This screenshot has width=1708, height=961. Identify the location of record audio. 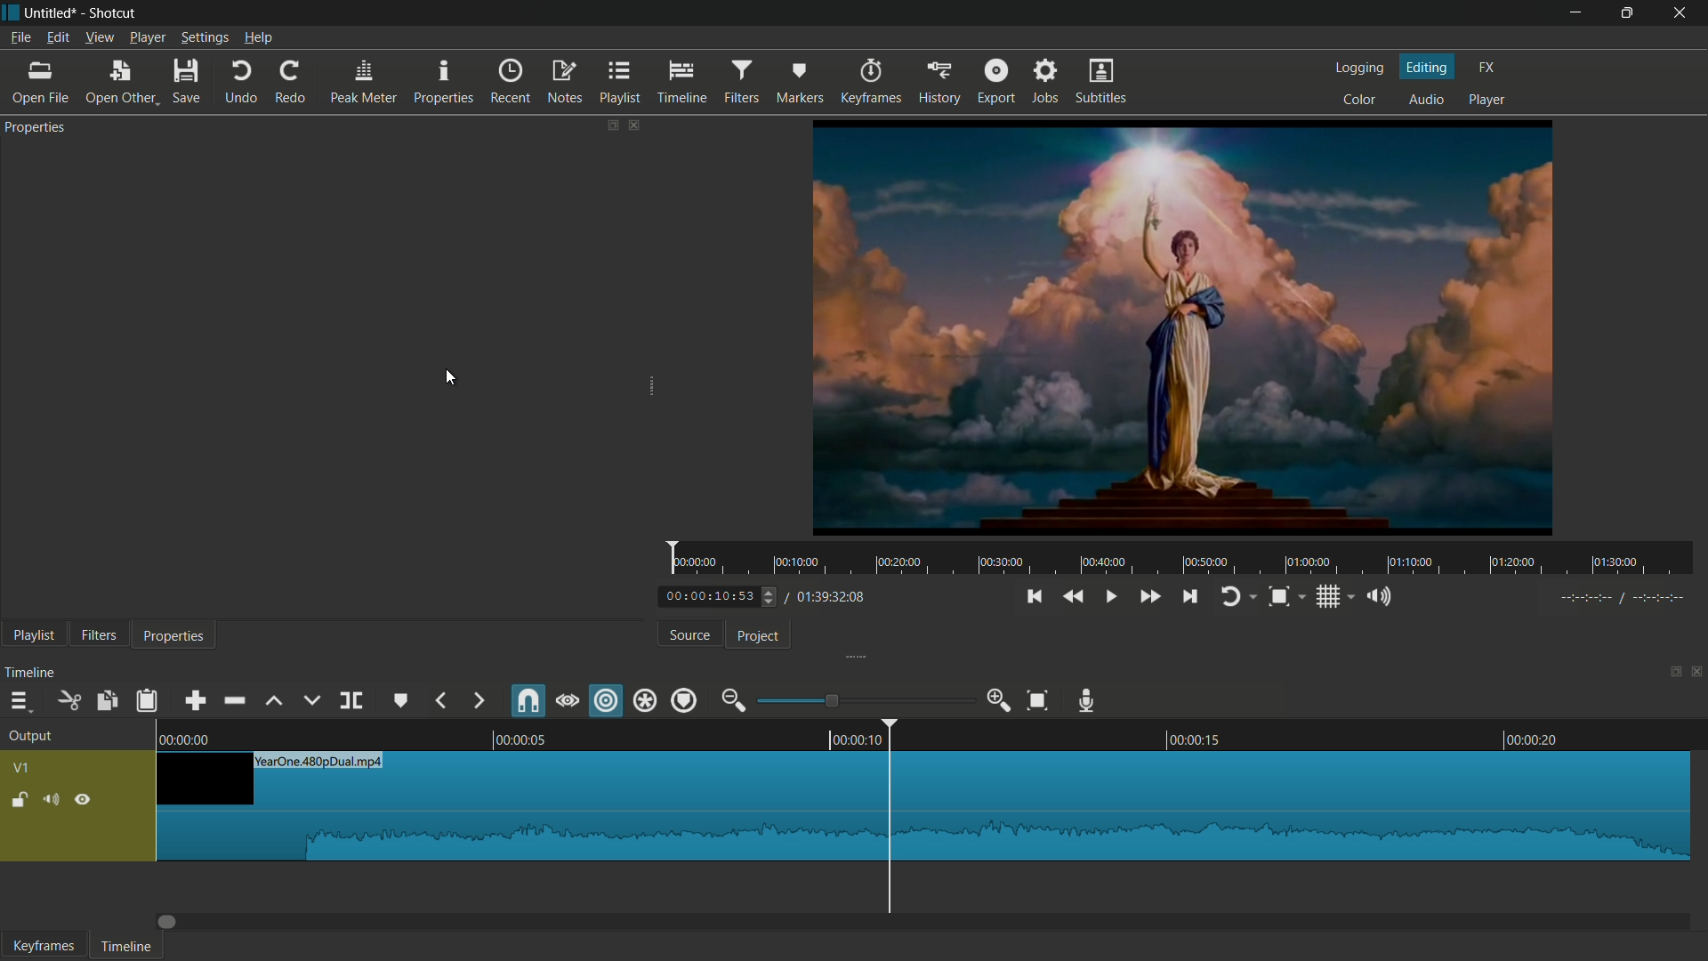
(1088, 701).